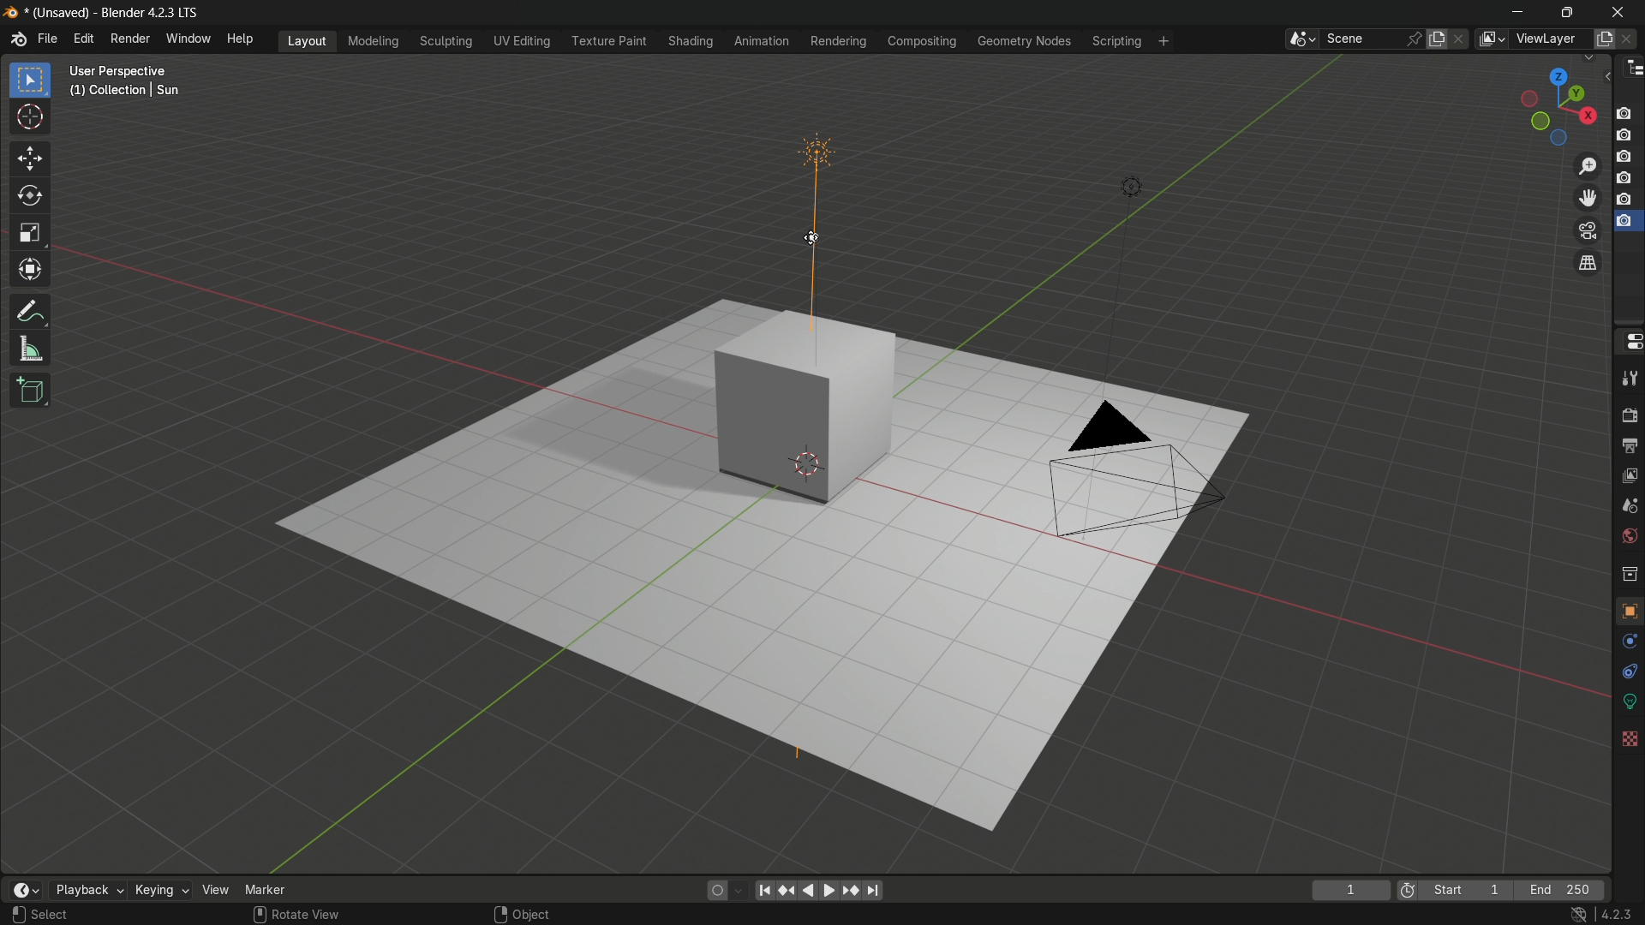 The image size is (1645, 925). Describe the element at coordinates (130, 39) in the screenshot. I see `render` at that location.